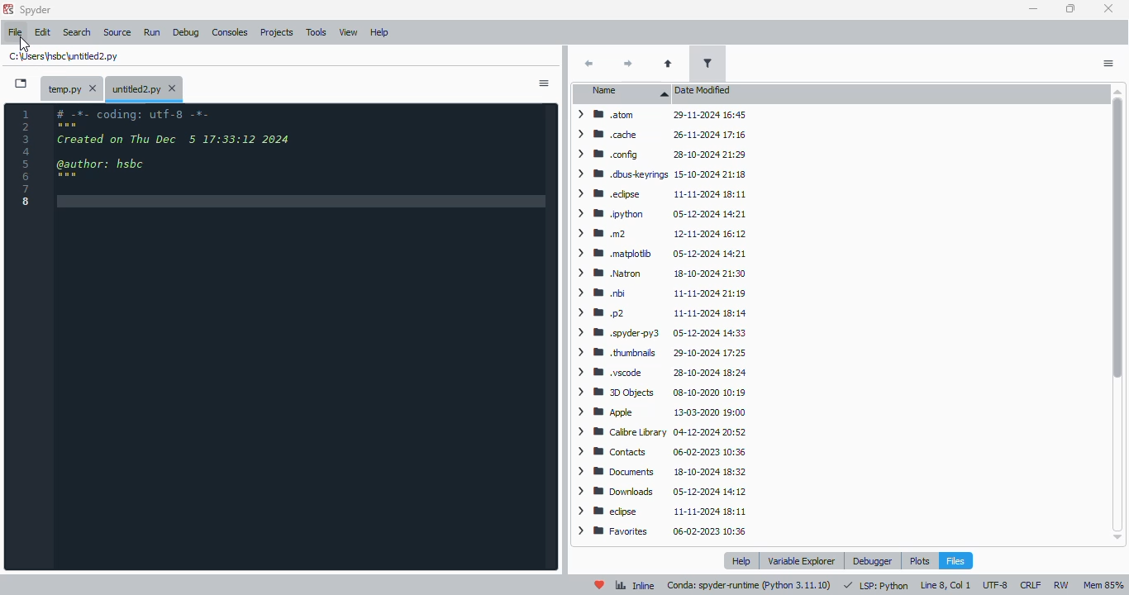  I want to click on > Wm bi 11-11-2024 21:19, so click(660, 293).